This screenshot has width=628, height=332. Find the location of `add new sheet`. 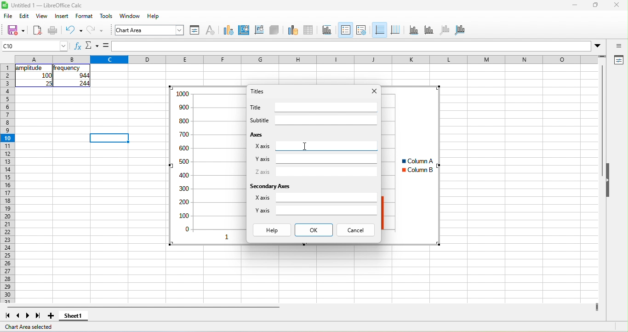

add new sheet is located at coordinates (51, 316).